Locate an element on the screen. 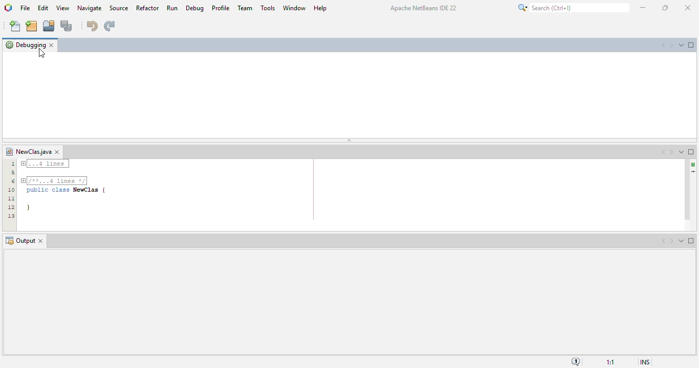 Image resolution: width=699 pixels, height=368 pixels. file is located at coordinates (26, 8).